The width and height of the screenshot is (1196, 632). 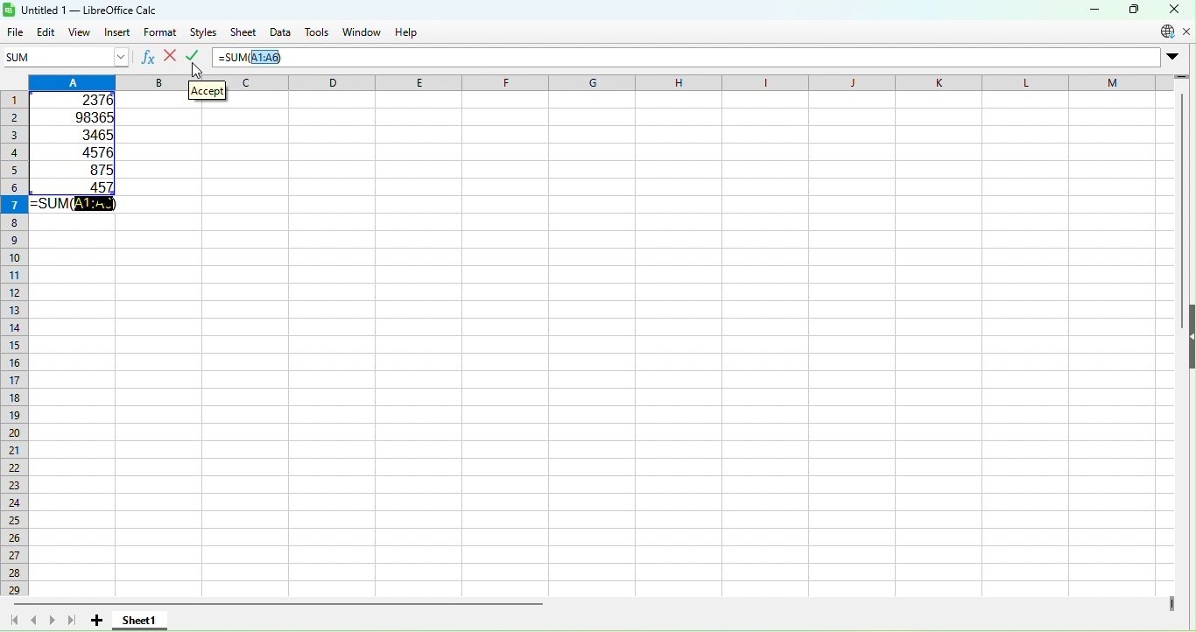 What do you see at coordinates (46, 33) in the screenshot?
I see `Edit` at bounding box center [46, 33].